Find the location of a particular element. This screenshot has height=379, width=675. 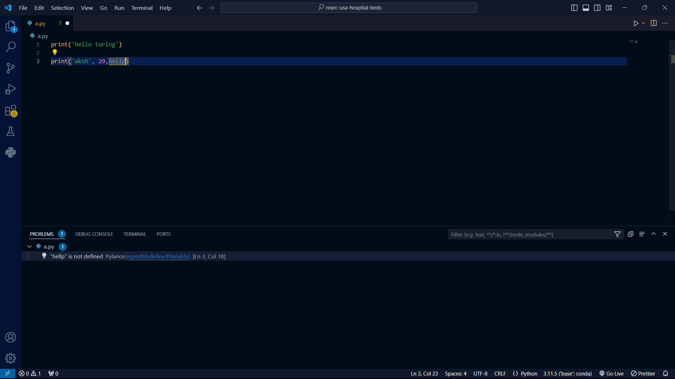

VS is located at coordinates (8, 374).